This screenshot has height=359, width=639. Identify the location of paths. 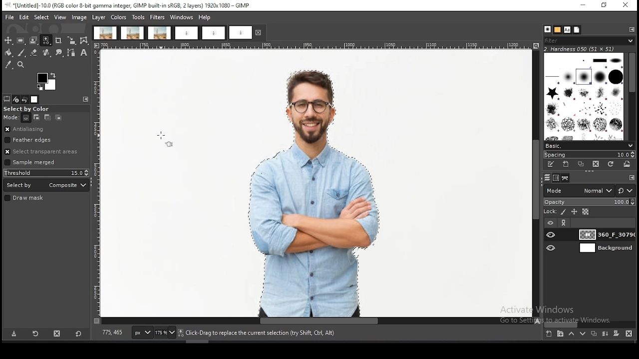
(567, 178).